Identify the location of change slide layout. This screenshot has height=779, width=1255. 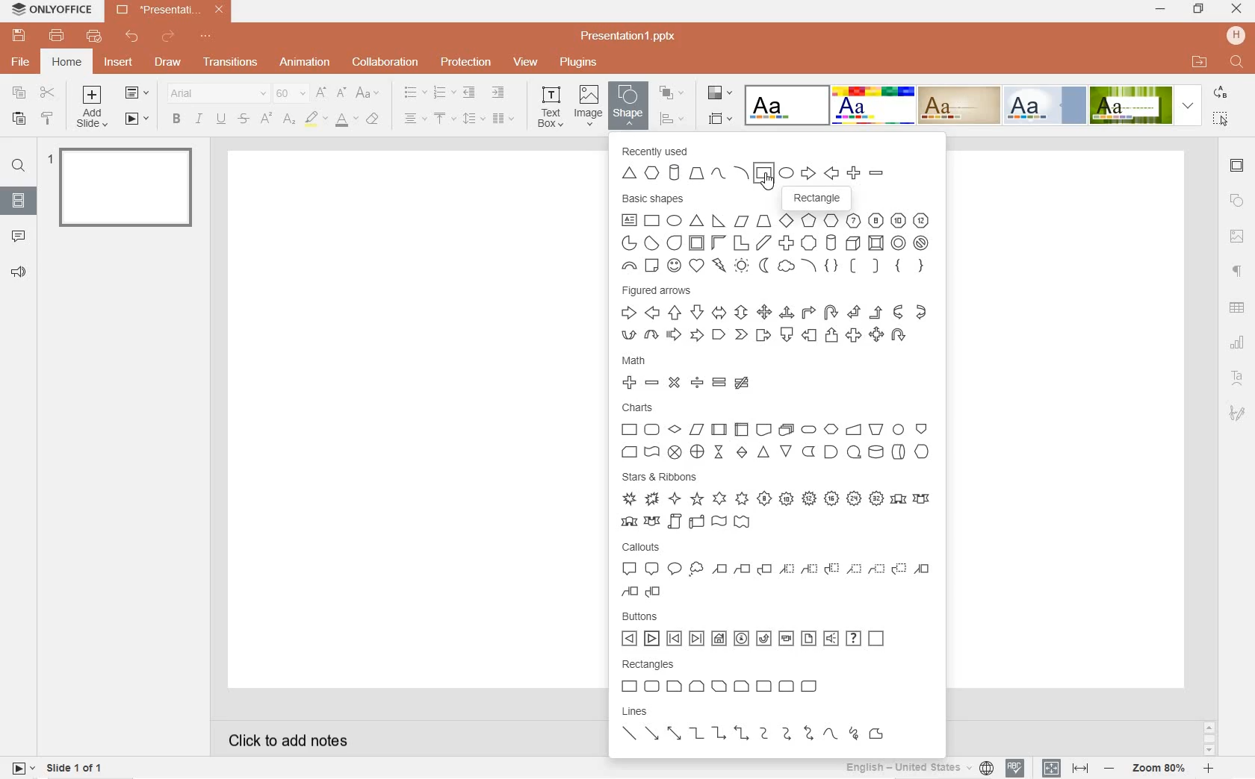
(137, 94).